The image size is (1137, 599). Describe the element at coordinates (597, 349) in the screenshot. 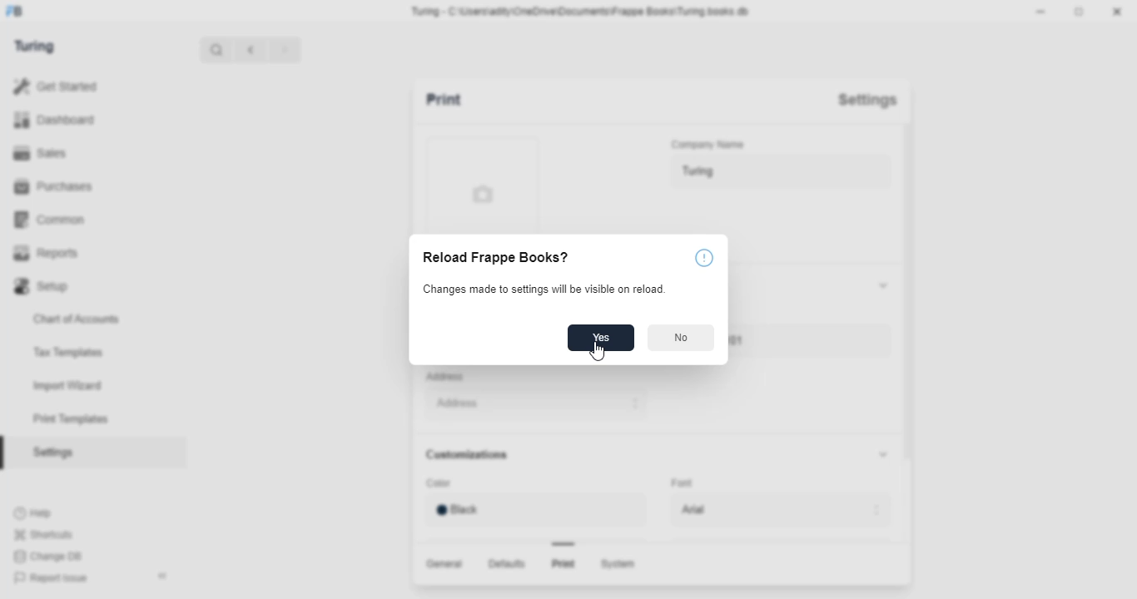

I see `cursor` at that location.